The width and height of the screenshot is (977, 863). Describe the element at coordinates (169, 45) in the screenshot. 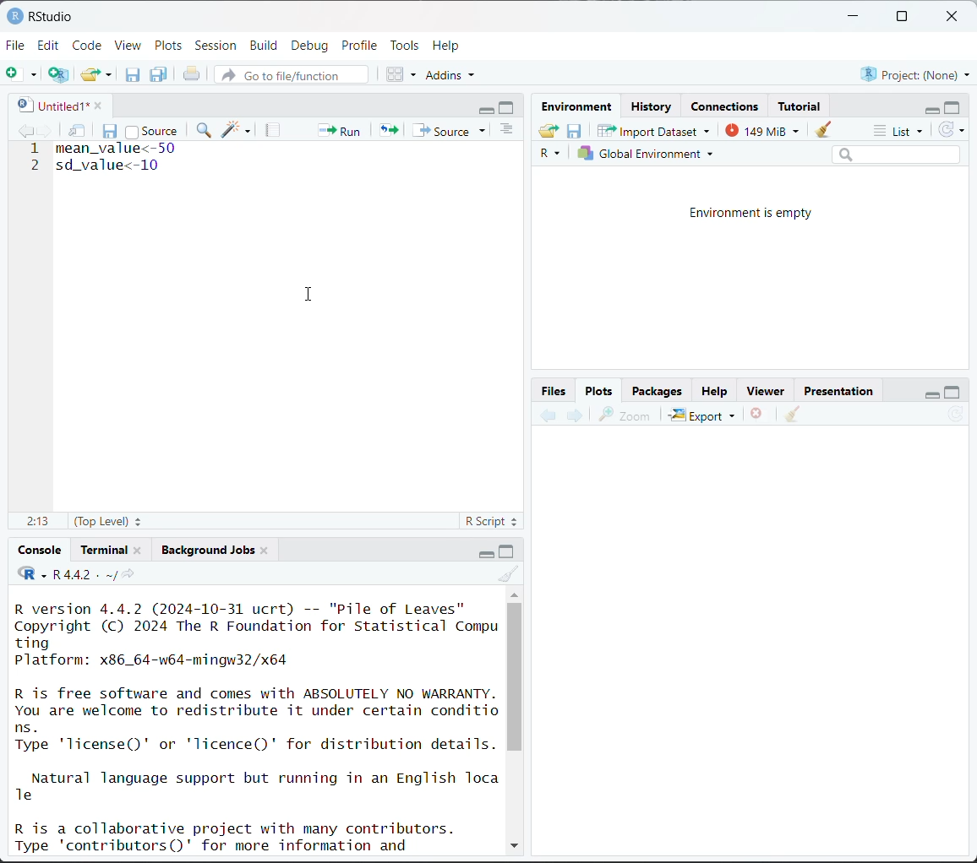

I see `Plots` at that location.